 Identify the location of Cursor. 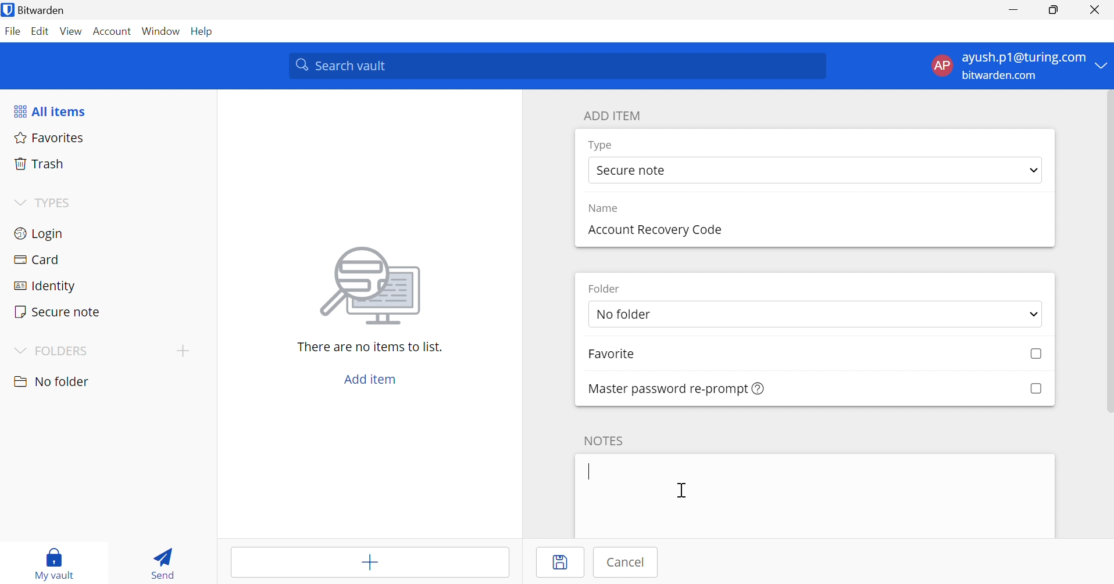
(681, 491).